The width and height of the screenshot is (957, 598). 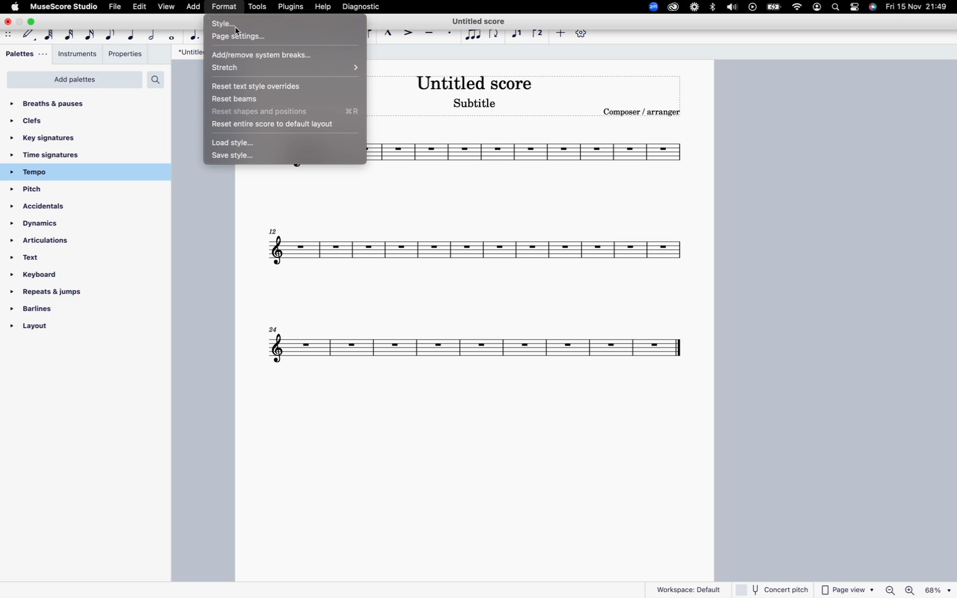 What do you see at coordinates (753, 9) in the screenshot?
I see `play` at bounding box center [753, 9].